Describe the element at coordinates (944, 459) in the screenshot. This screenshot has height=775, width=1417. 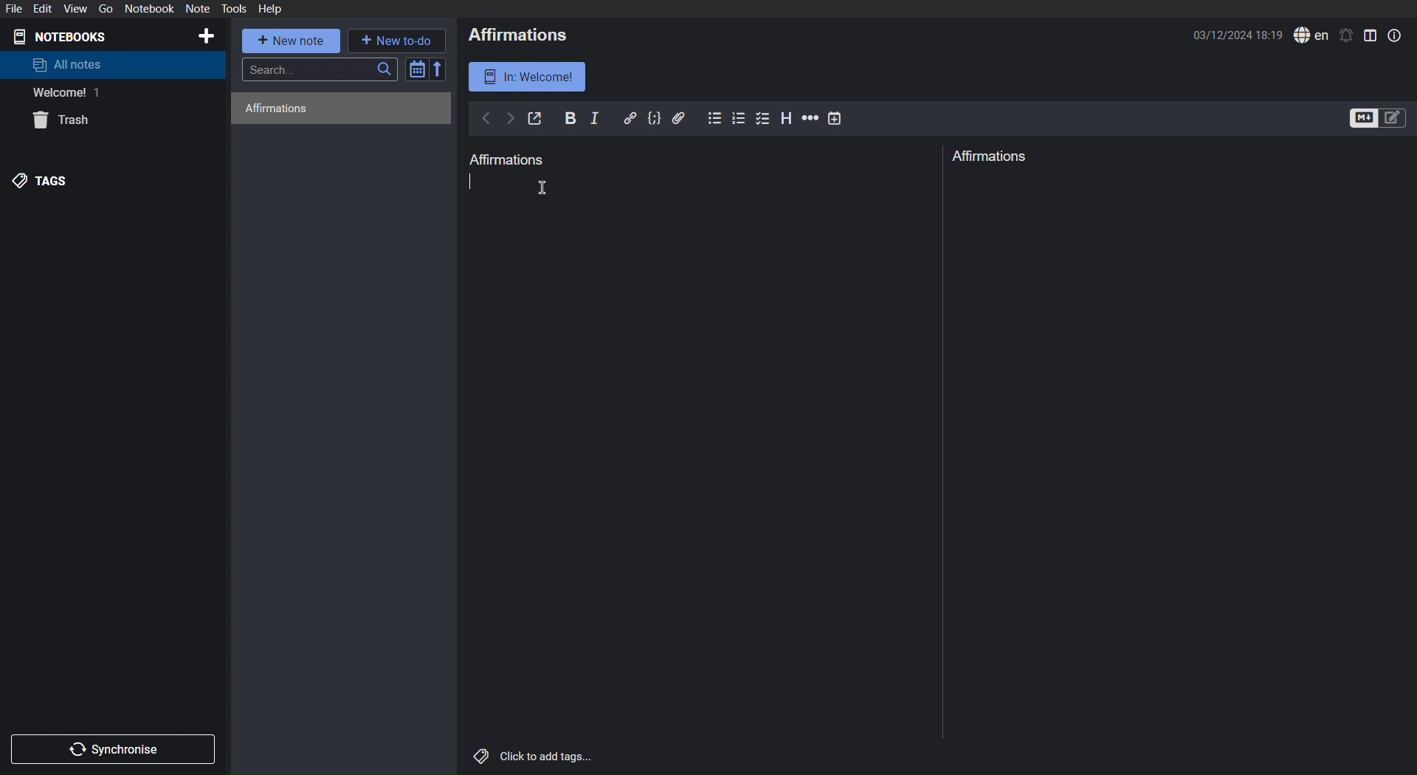
I see `Divider` at that location.